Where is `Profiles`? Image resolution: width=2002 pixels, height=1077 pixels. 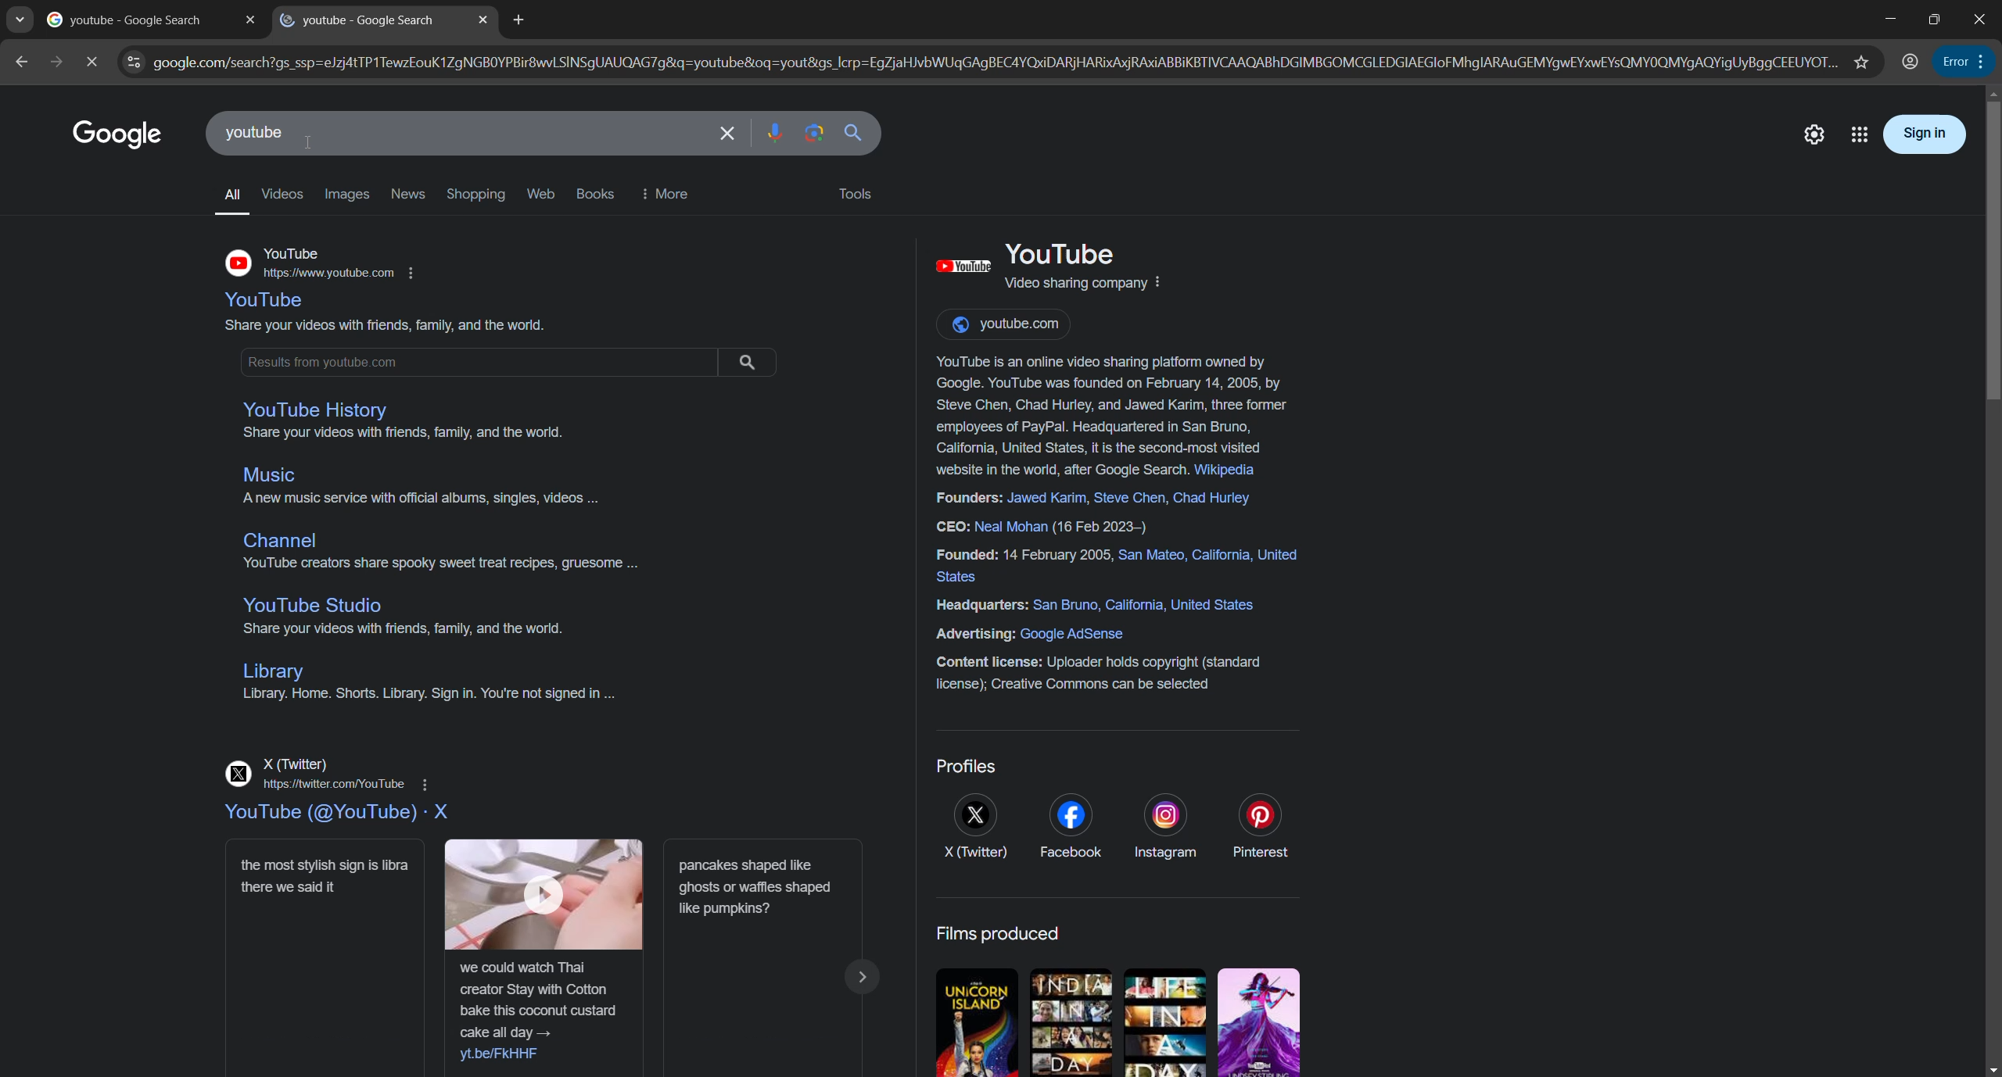 Profiles is located at coordinates (967, 766).